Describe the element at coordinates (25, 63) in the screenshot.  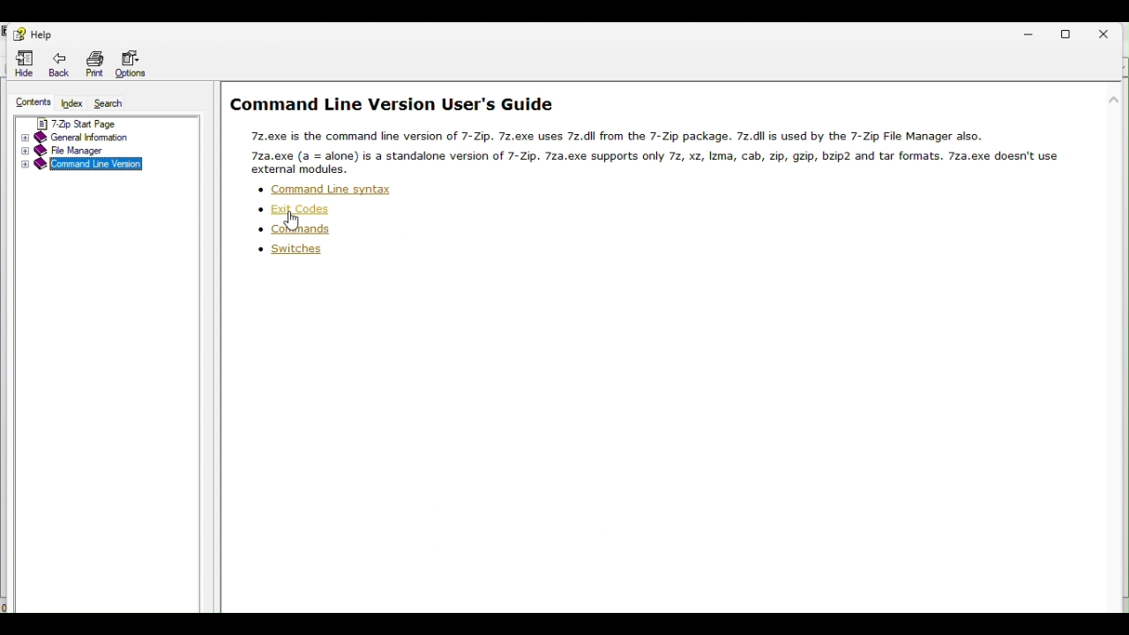
I see `hide` at that location.